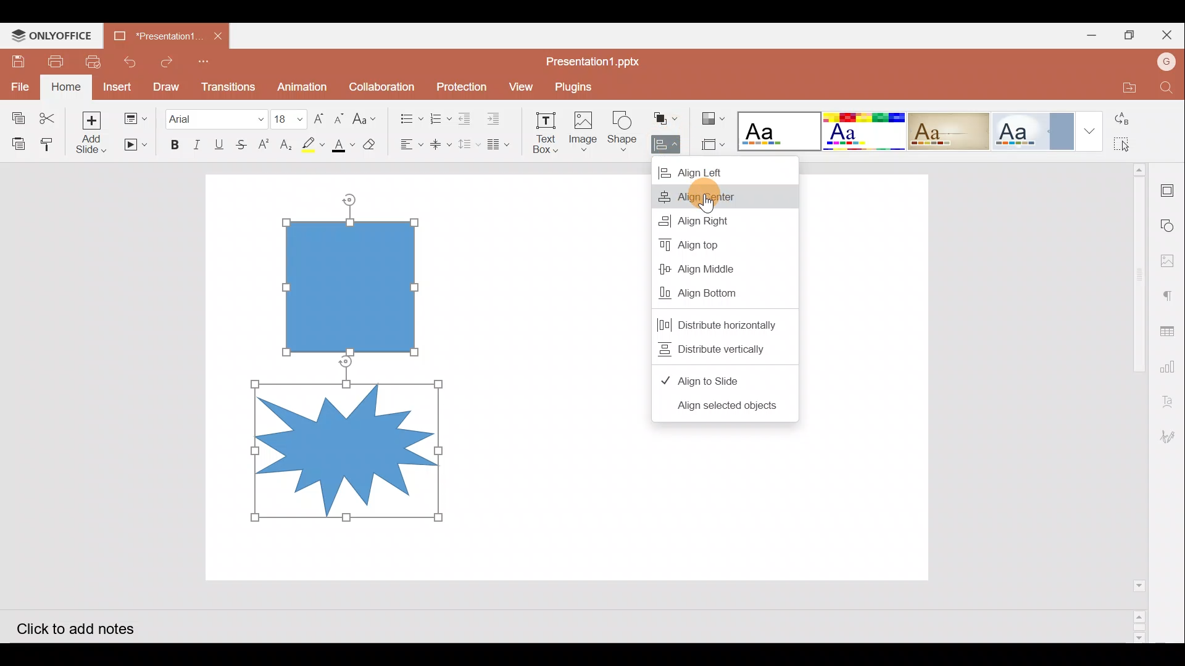 The image size is (1185, 666). I want to click on Cut, so click(47, 113).